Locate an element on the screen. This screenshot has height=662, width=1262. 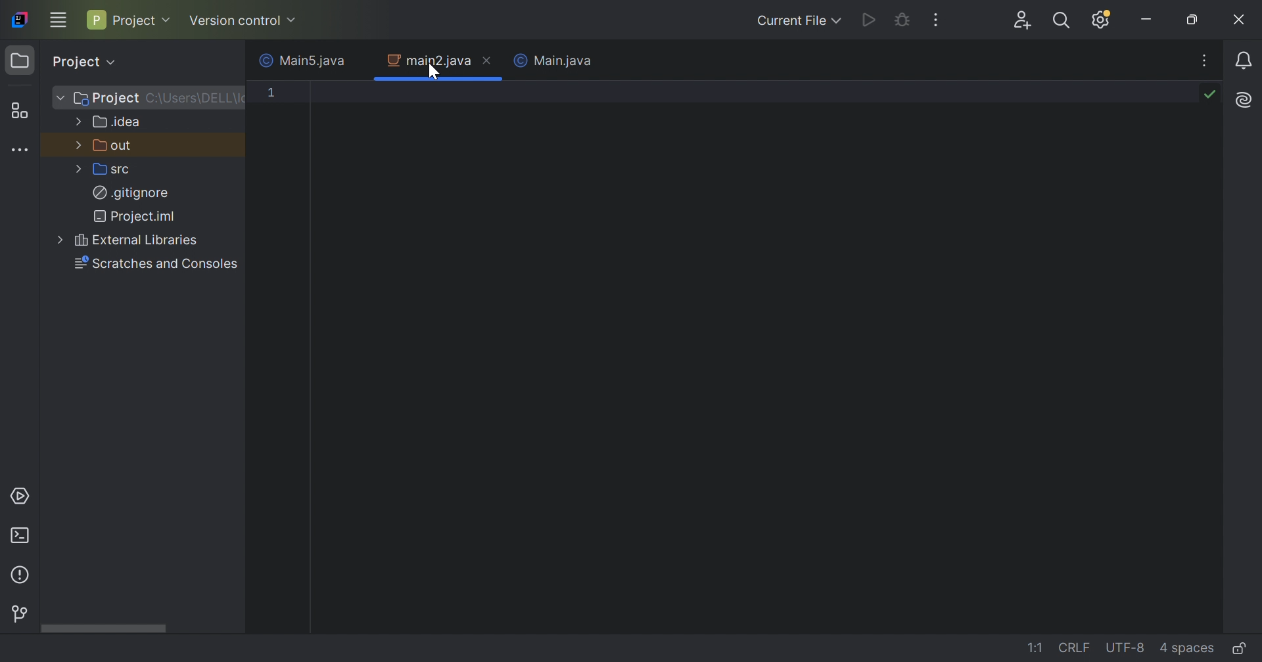
IntelliJ IDEA icon is located at coordinates (19, 18).